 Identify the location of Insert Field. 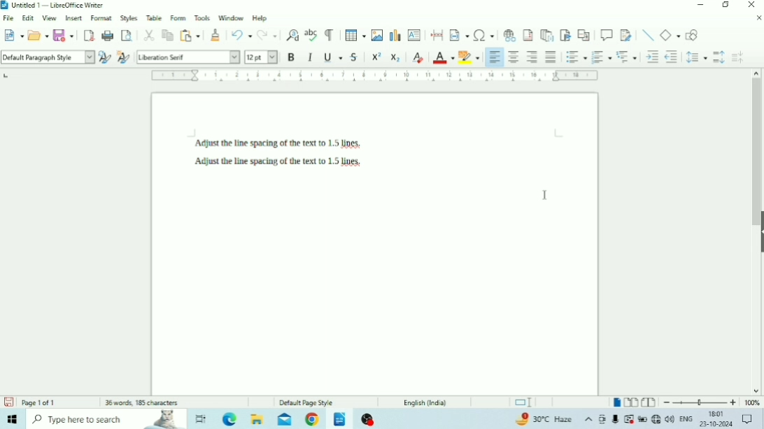
(459, 34).